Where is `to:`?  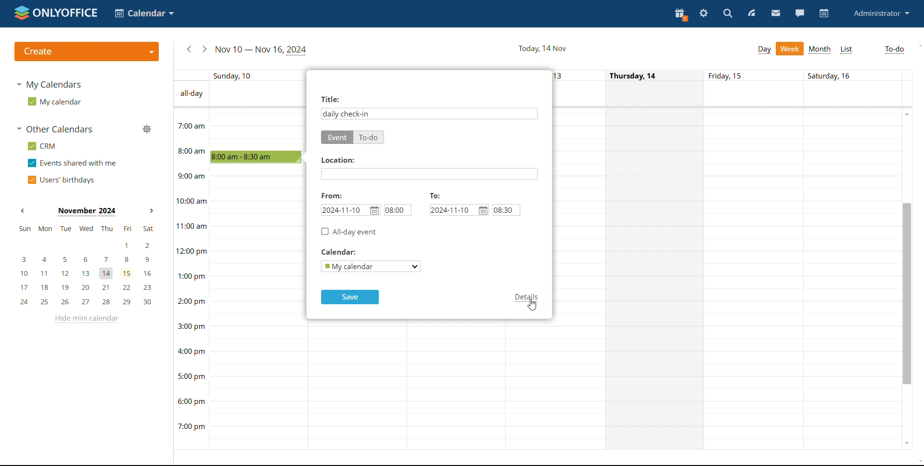
to: is located at coordinates (438, 196).